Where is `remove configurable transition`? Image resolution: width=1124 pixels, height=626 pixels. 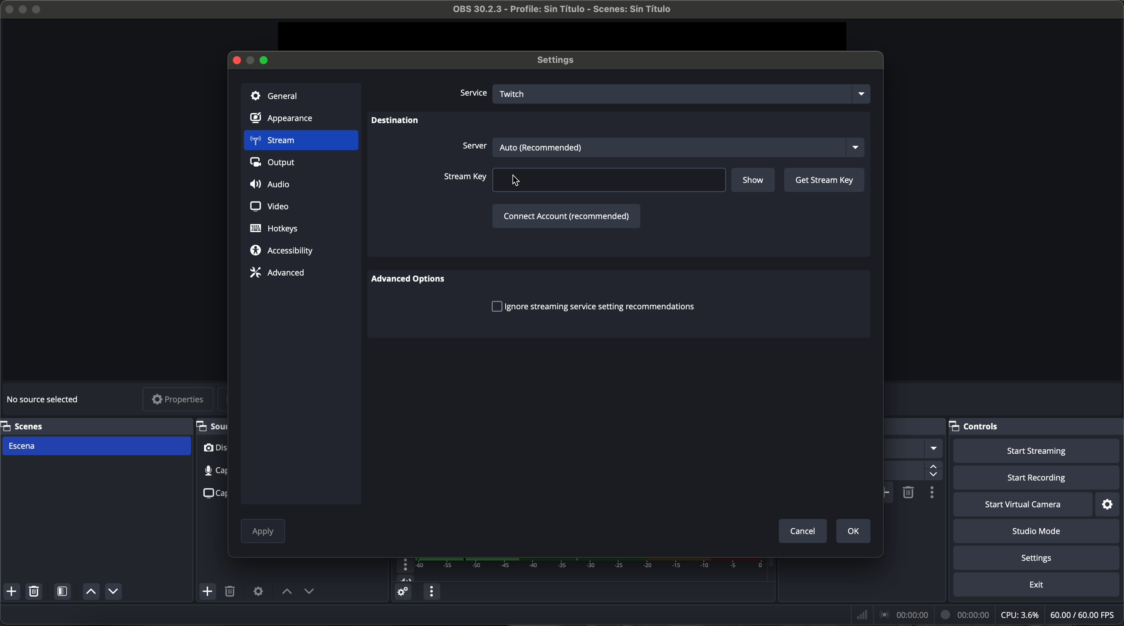
remove configurable transition is located at coordinates (909, 492).